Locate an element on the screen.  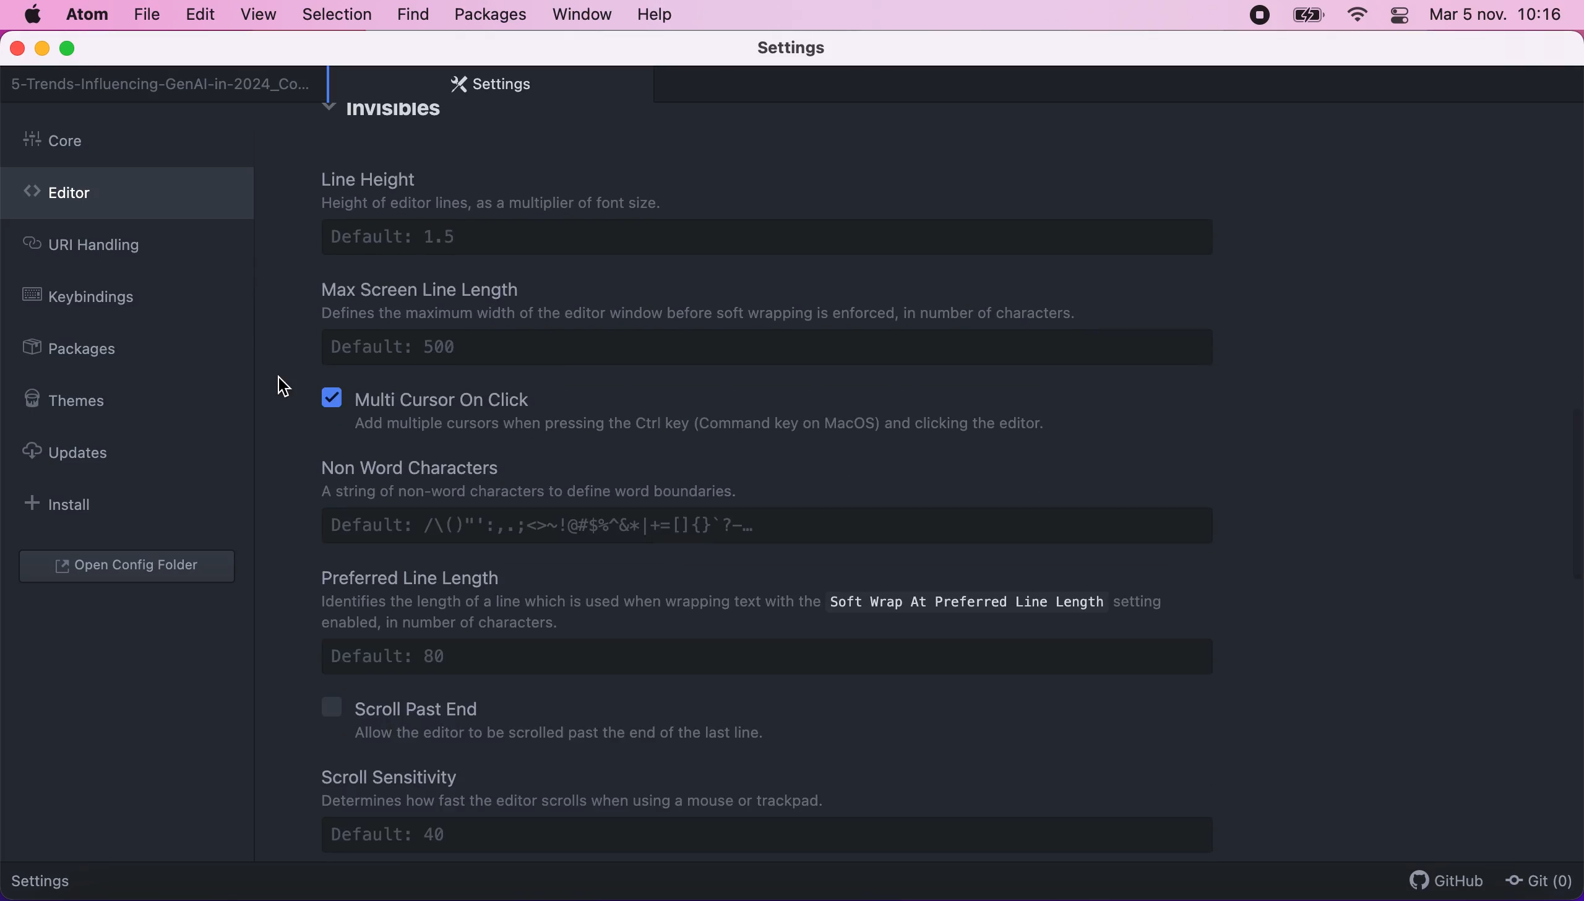
tab is located at coordinates (161, 84).